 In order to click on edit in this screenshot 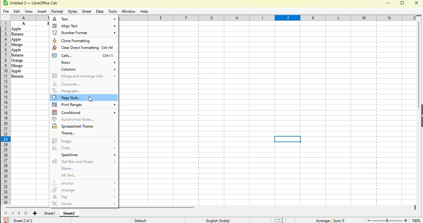, I will do `click(17, 11)`.